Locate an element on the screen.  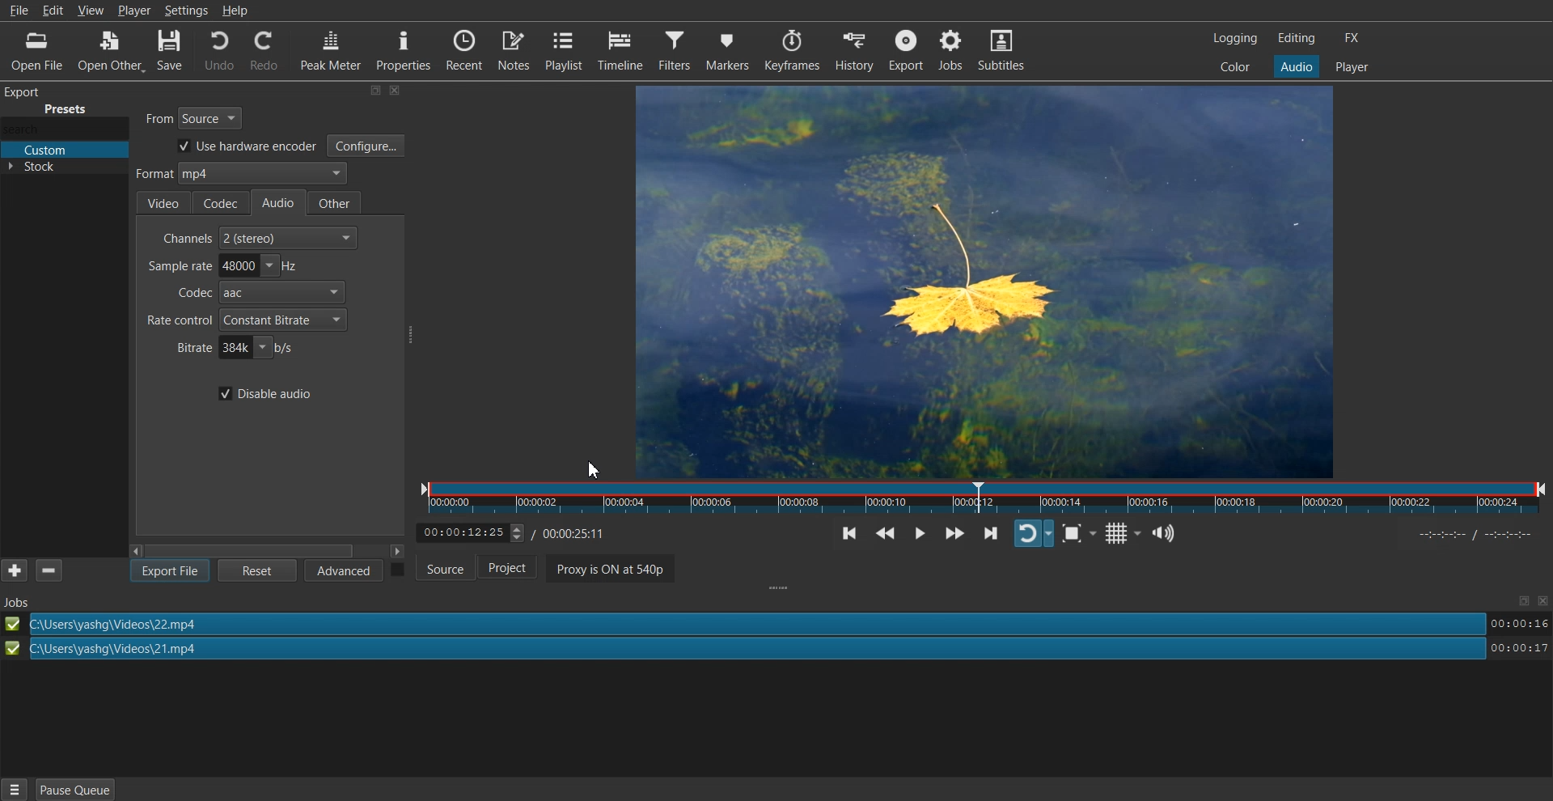
Disable audio is located at coordinates (264, 393).